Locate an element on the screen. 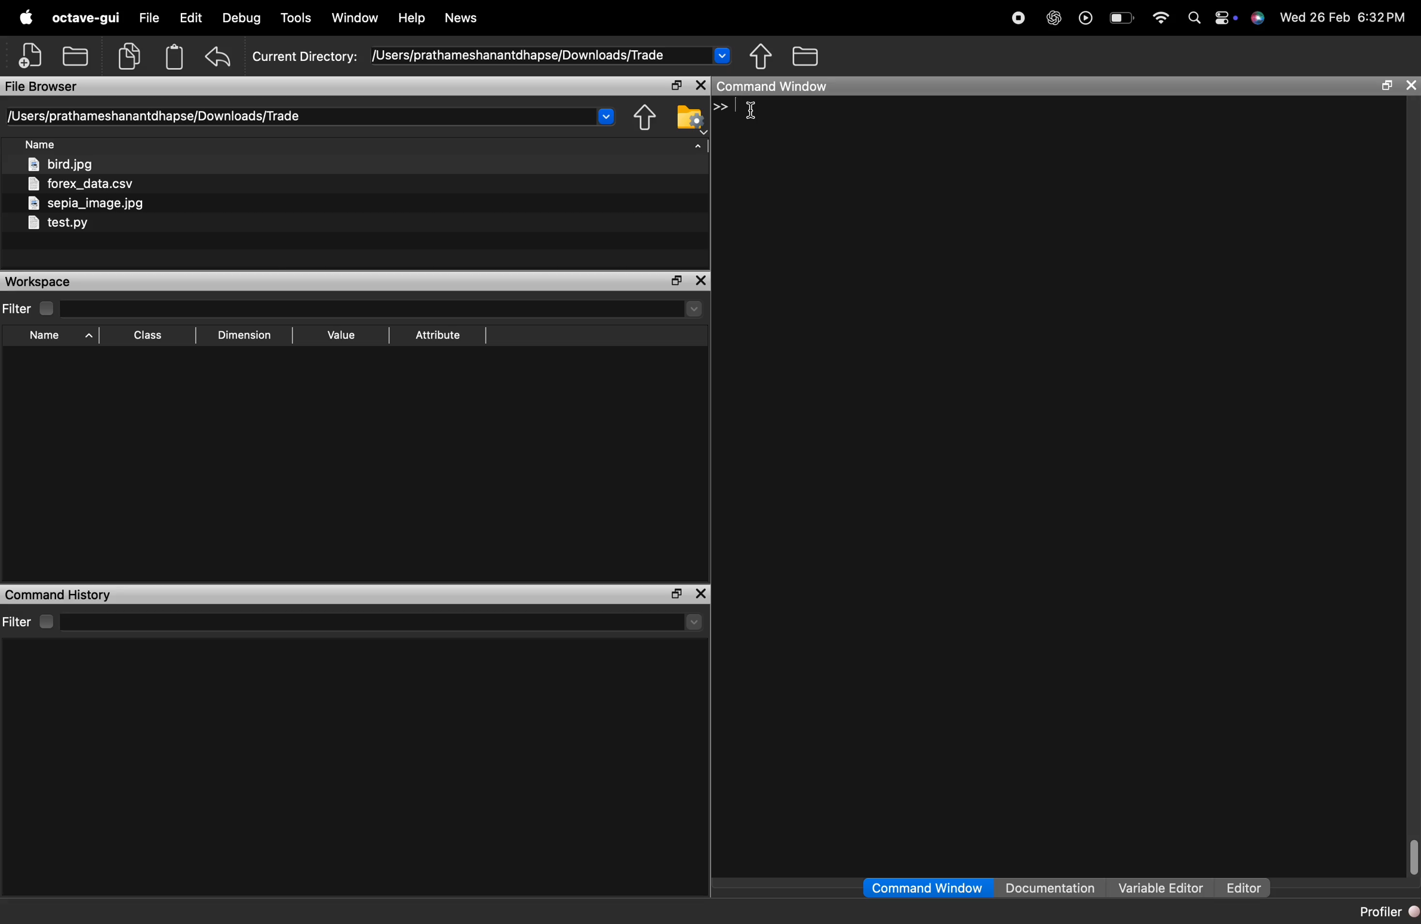 Image resolution: width=1421 pixels, height=924 pixels. maximize is located at coordinates (675, 86).